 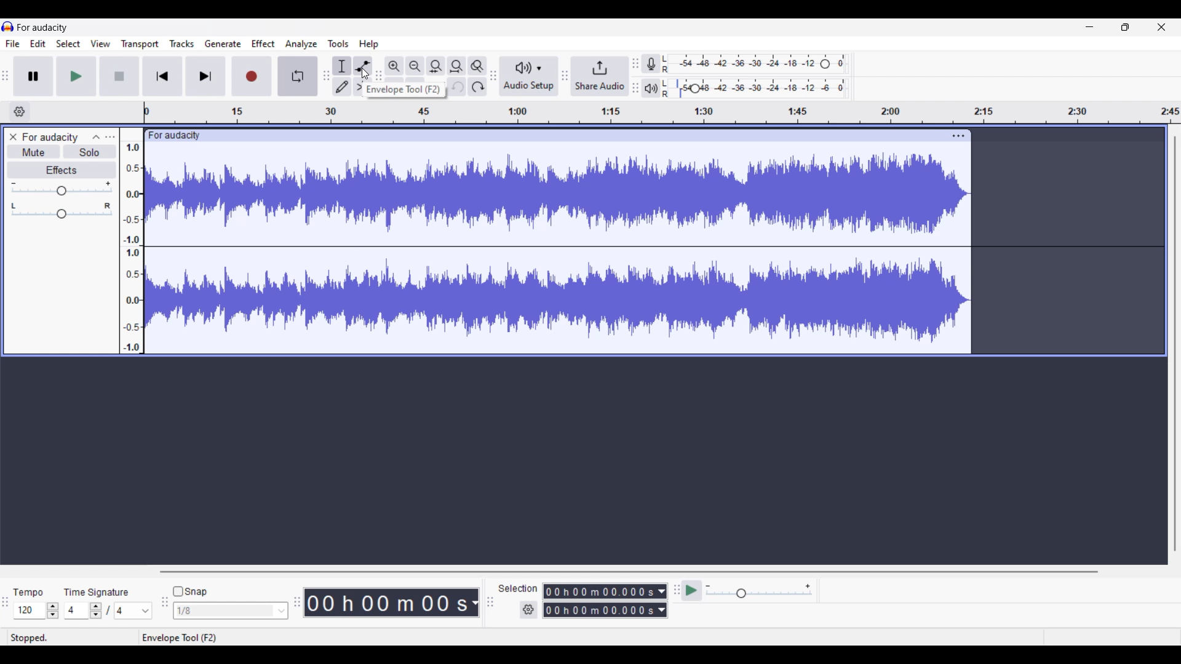 I want to click on for audacity, so click(x=50, y=137).